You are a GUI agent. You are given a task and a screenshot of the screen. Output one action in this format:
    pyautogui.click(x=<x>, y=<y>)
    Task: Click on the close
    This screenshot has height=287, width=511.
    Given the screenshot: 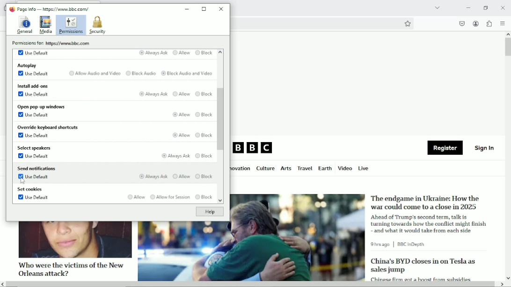 What is the action you would take?
    pyautogui.click(x=222, y=8)
    